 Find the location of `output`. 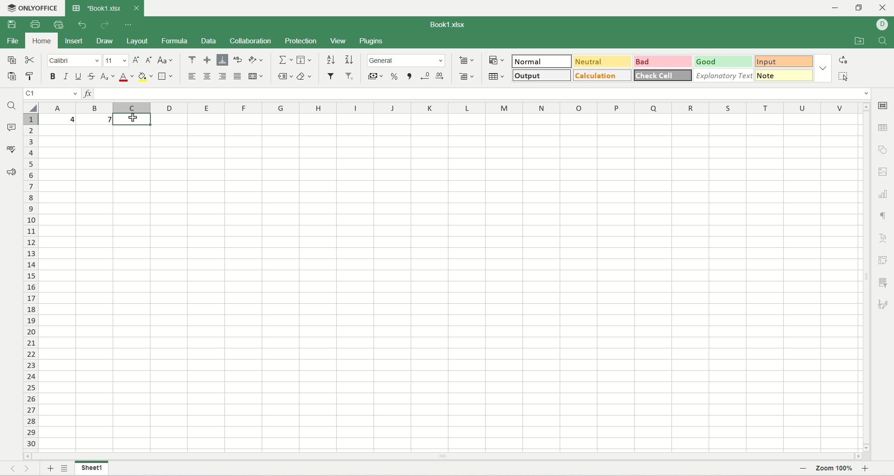

output is located at coordinates (542, 75).